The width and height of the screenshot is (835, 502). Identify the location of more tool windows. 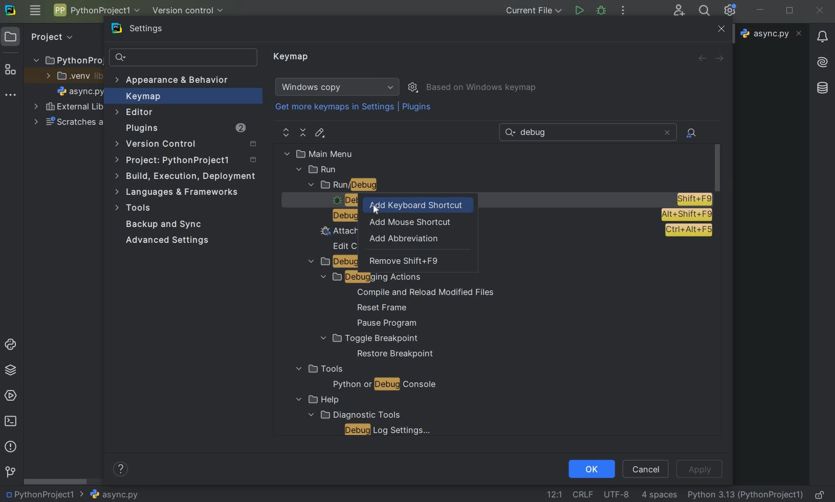
(9, 95).